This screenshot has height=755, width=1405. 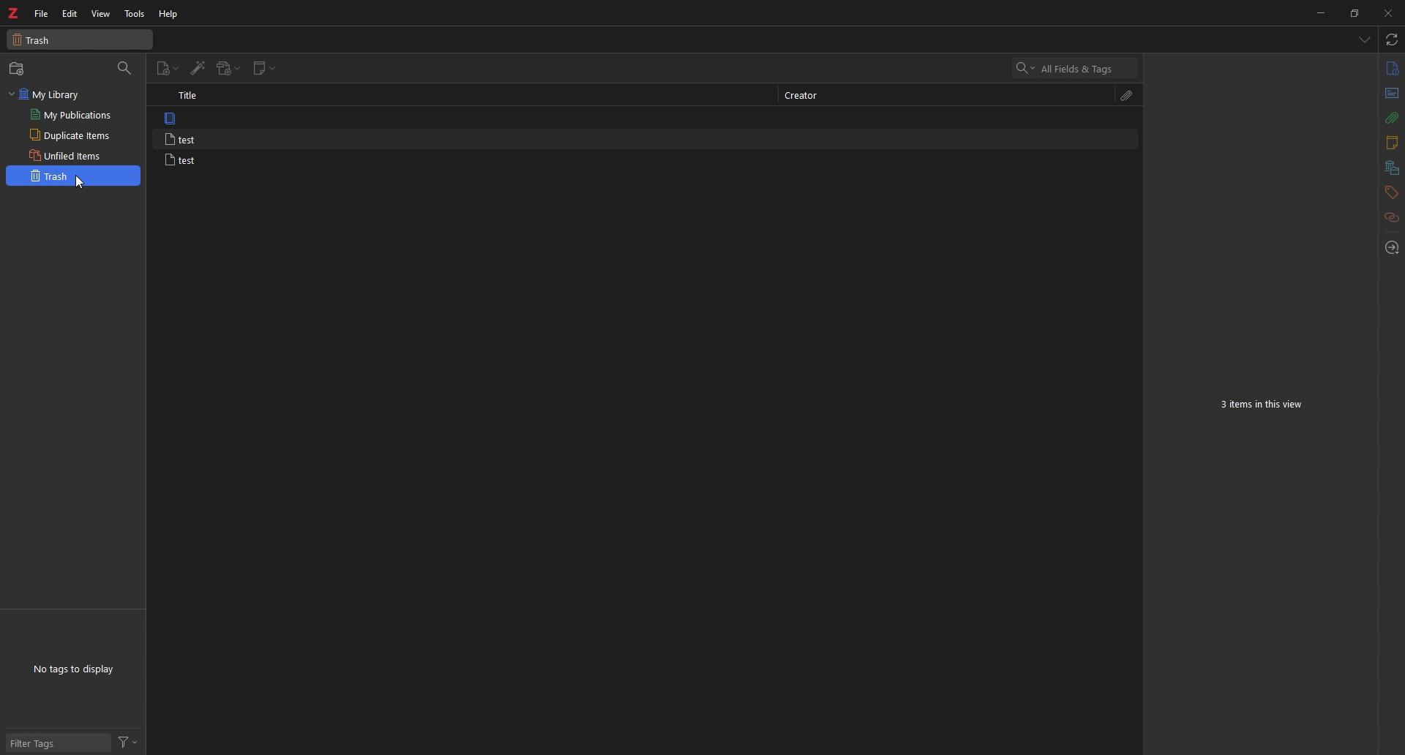 I want to click on trash, so click(x=74, y=177).